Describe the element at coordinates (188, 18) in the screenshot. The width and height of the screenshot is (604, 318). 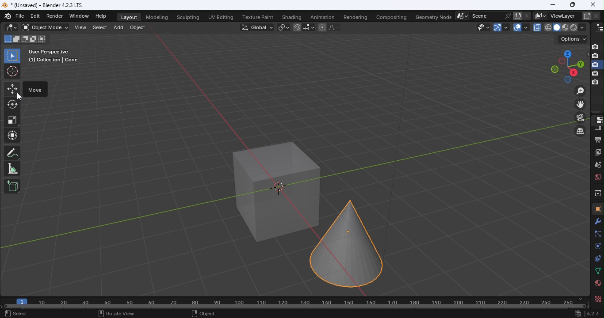
I see `Sculpting` at that location.